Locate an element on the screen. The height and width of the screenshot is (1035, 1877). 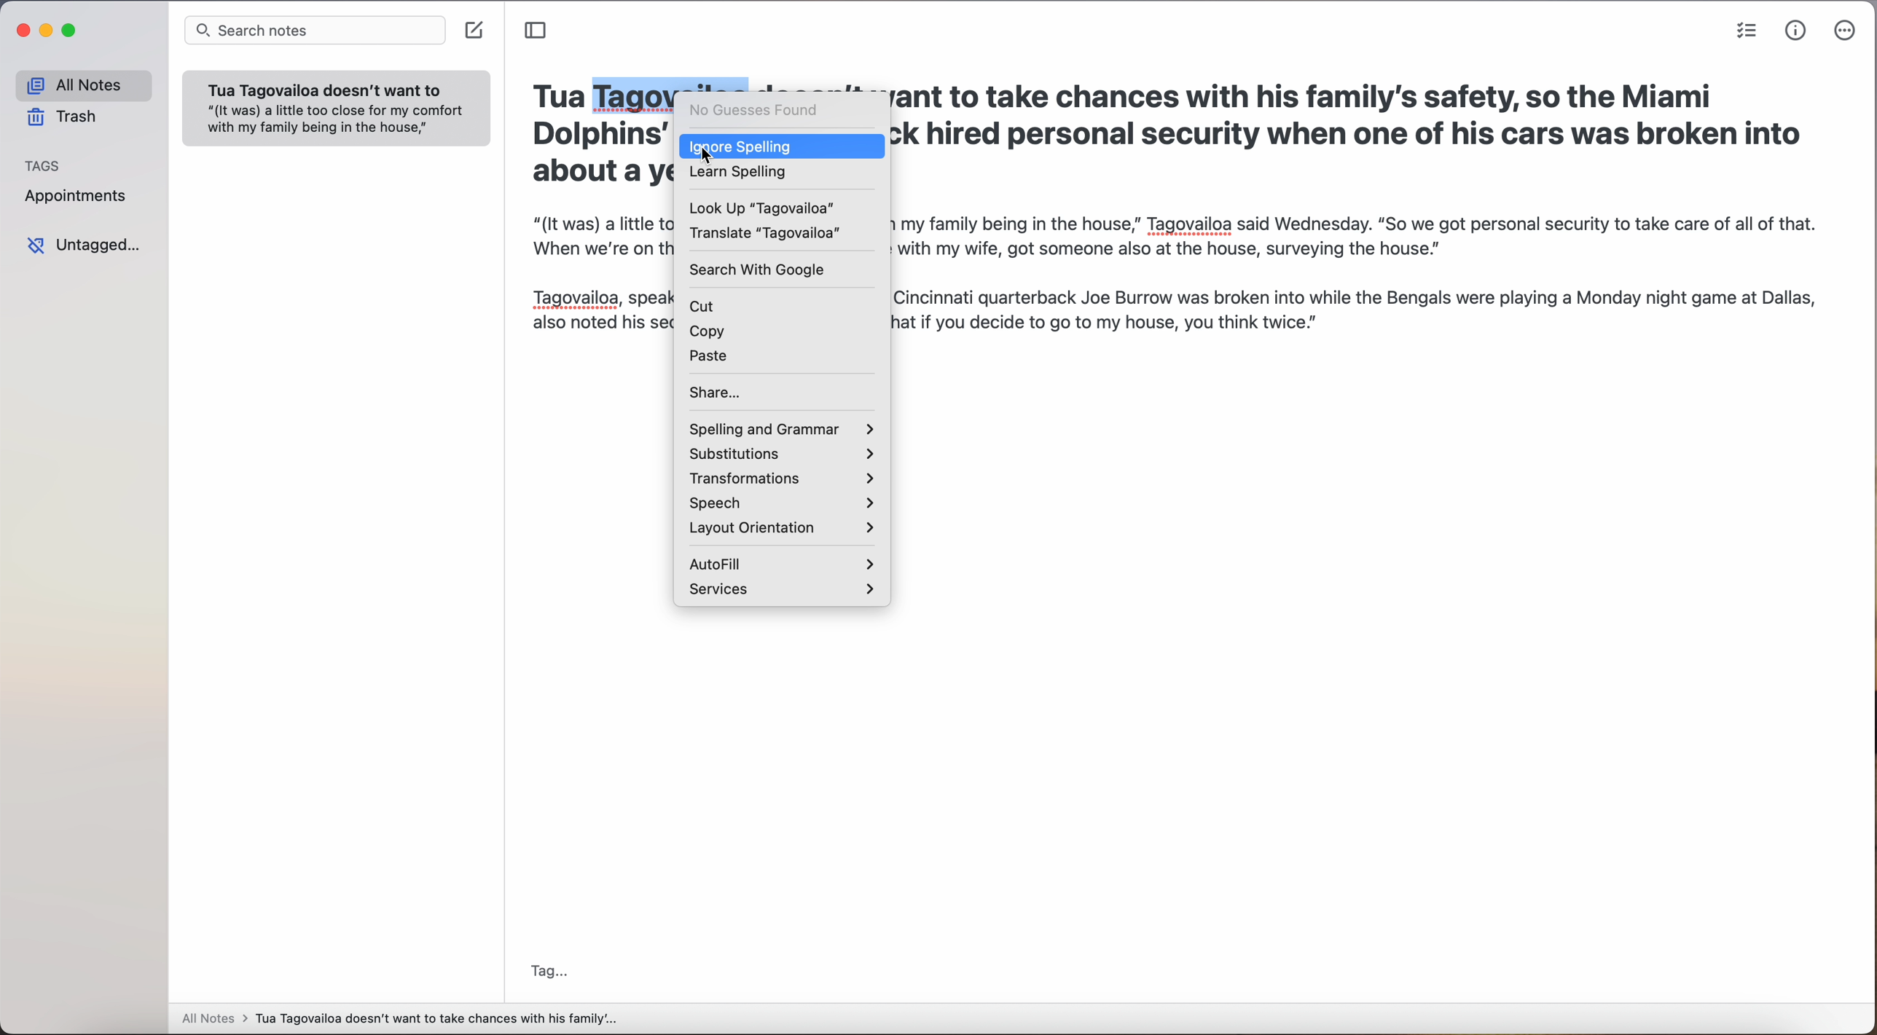
all notes > Tua Tagovailoa doesn't want to take chances with his family... is located at coordinates (400, 1018).